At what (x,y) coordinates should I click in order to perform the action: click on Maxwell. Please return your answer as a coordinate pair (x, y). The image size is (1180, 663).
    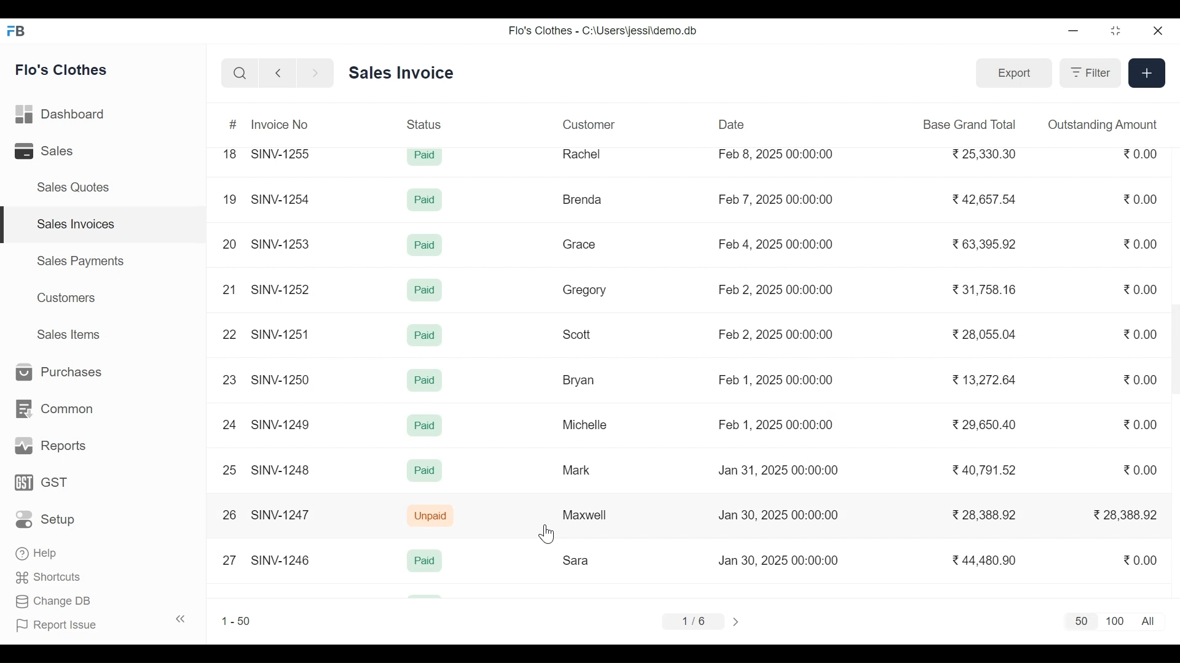
    Looking at the image, I should click on (590, 516).